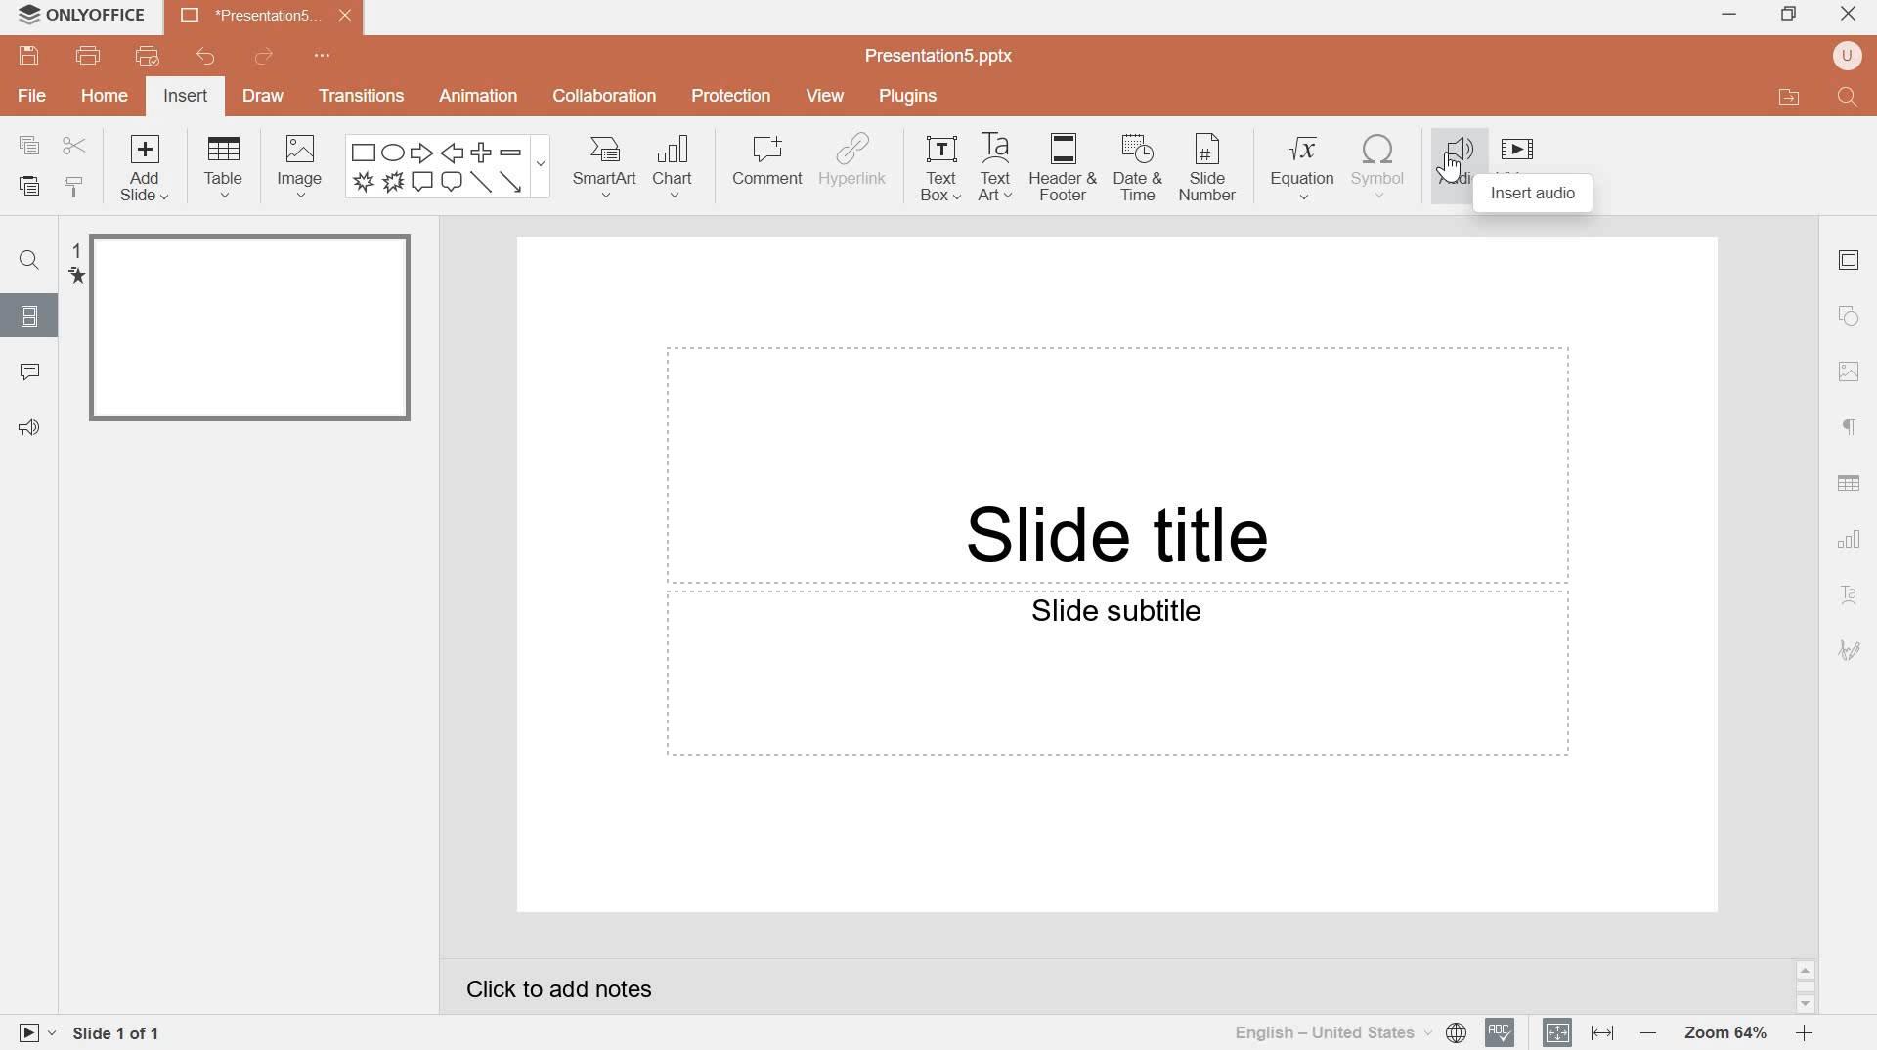 This screenshot has width=1877, height=1050. I want to click on Home, so click(106, 94).